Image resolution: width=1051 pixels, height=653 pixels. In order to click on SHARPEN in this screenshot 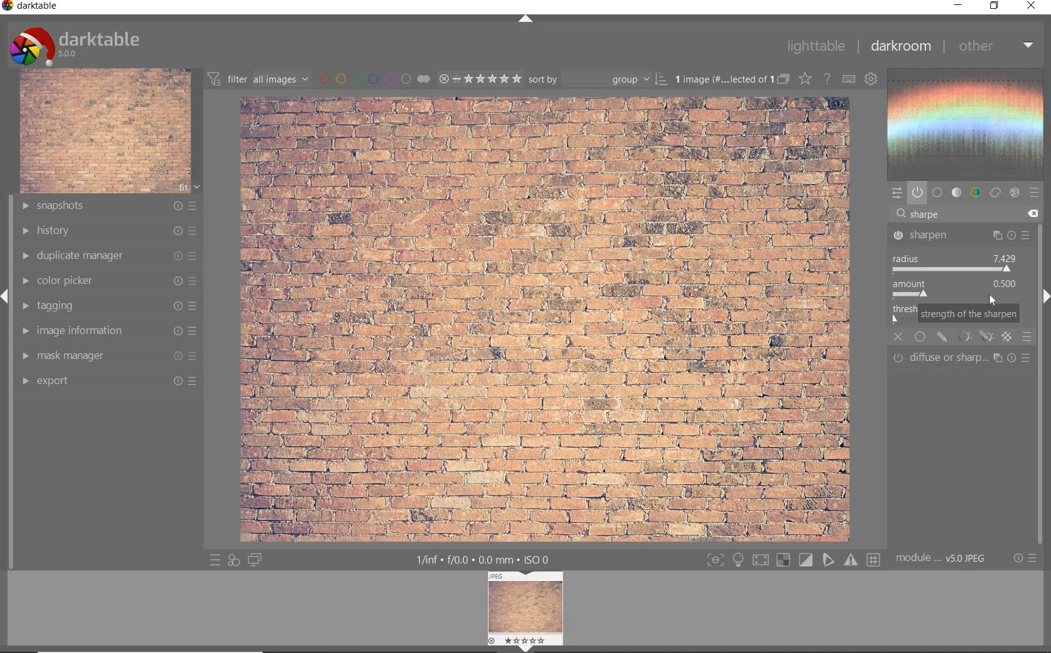, I will do `click(942, 215)`.